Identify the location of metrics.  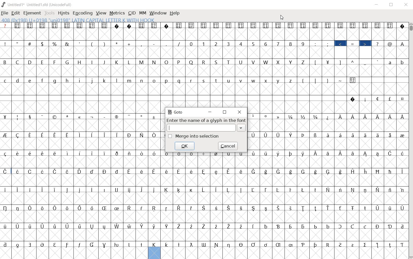
(118, 13).